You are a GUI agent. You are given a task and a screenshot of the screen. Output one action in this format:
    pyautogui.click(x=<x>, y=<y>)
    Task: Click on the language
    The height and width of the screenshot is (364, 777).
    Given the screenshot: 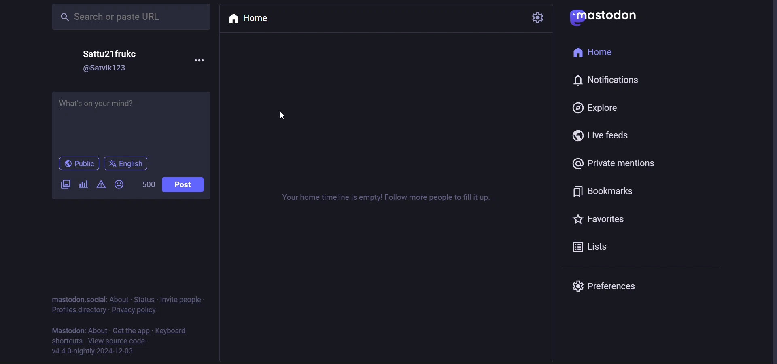 What is the action you would take?
    pyautogui.click(x=128, y=165)
    